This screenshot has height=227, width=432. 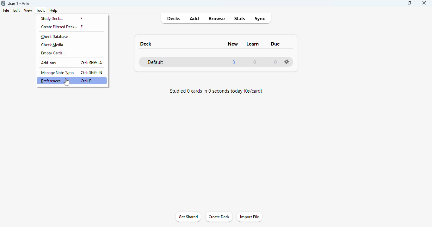 I want to click on Ctrl+ Shift+N, so click(x=91, y=72).